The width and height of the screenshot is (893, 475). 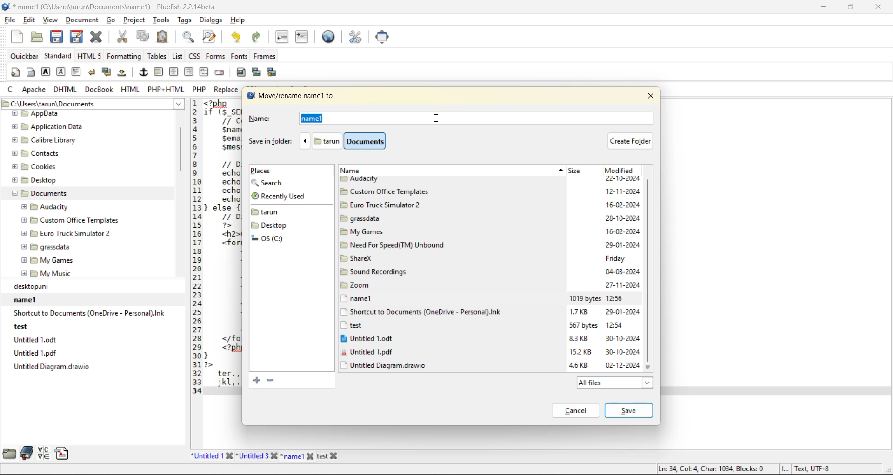 What do you see at coordinates (165, 37) in the screenshot?
I see `paste` at bounding box center [165, 37].